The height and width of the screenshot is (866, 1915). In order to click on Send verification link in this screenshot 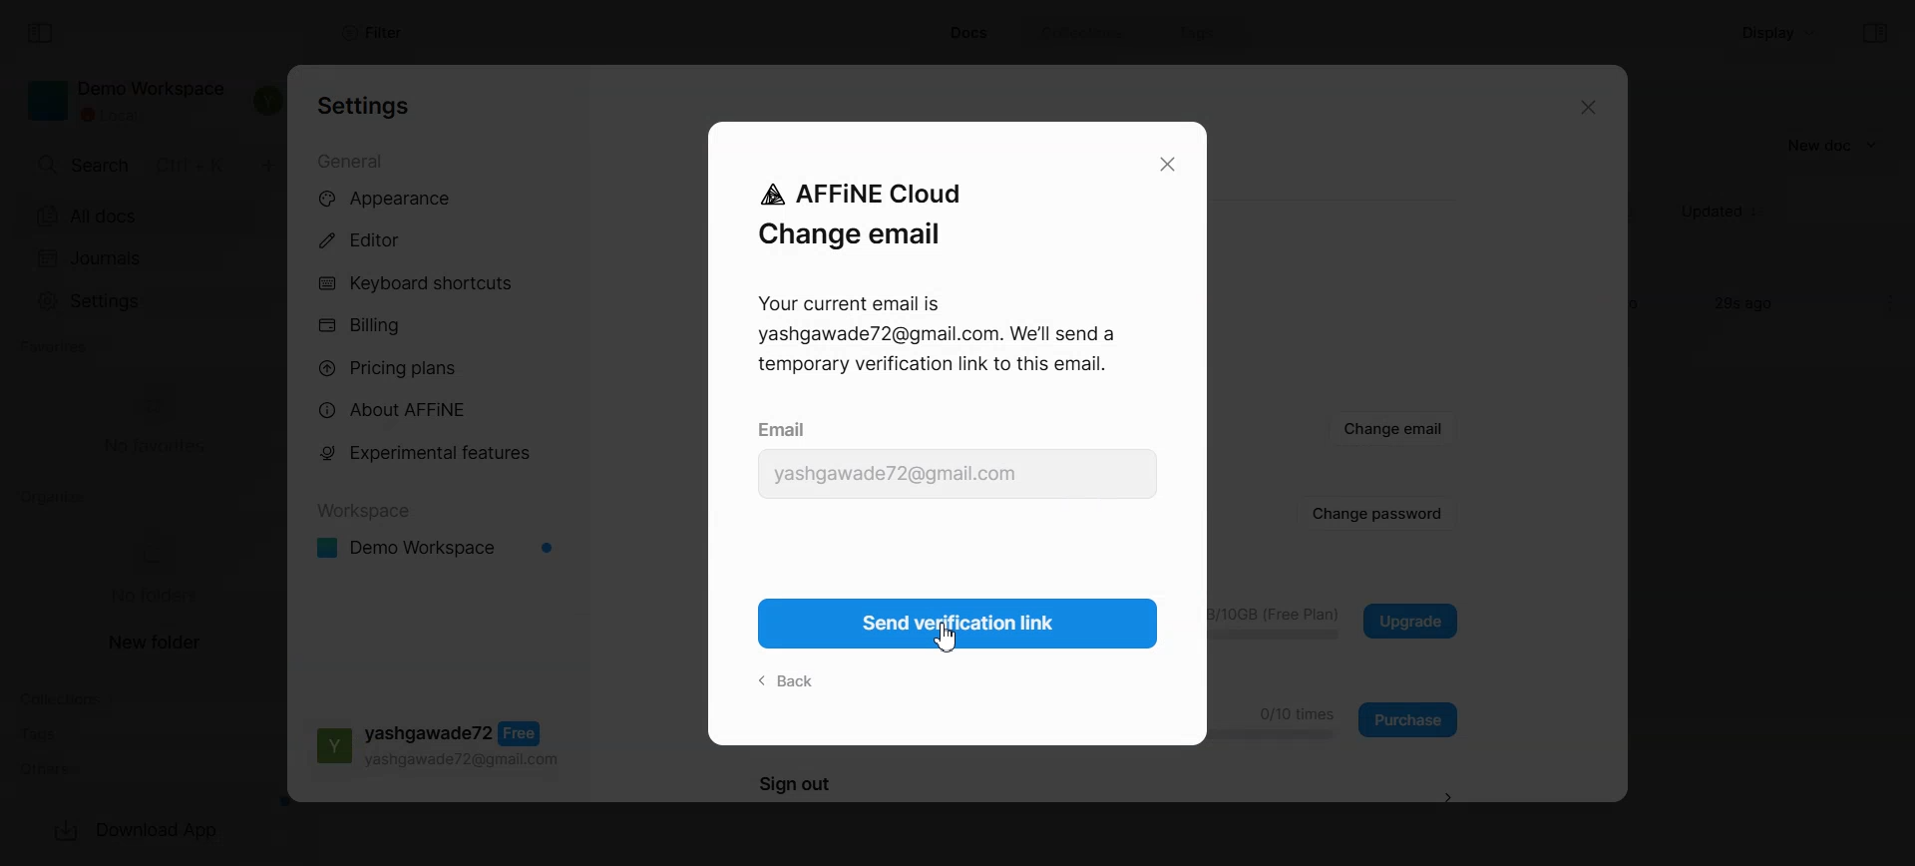, I will do `click(964, 624)`.